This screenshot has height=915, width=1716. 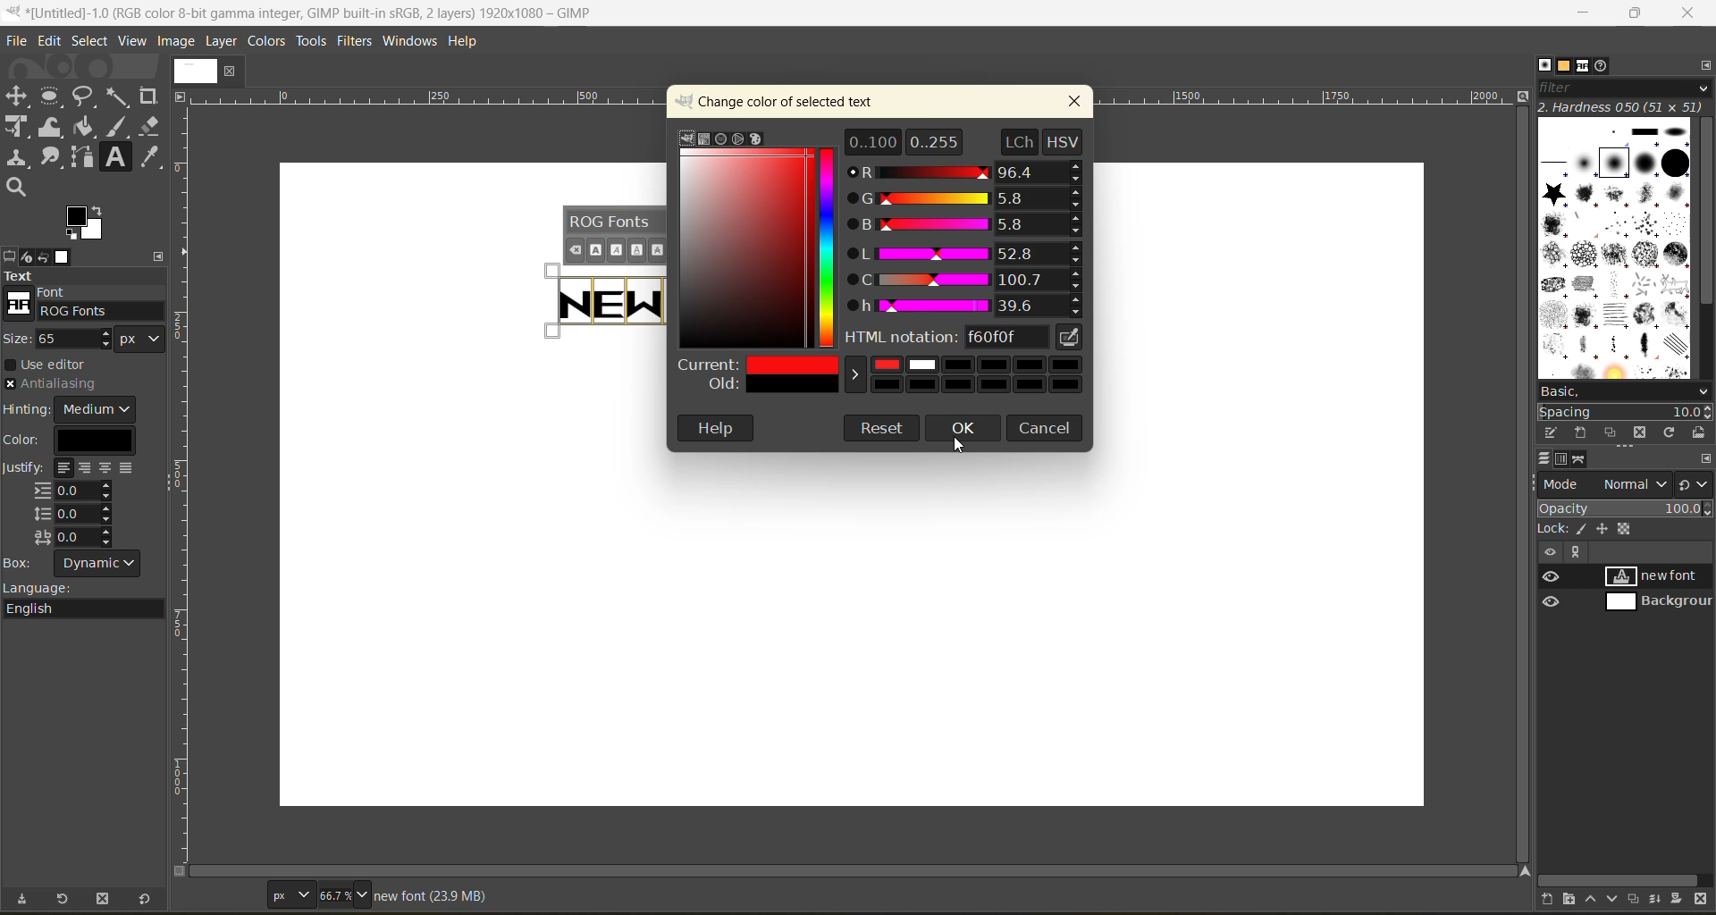 I want to click on view paths, so click(x=1576, y=552).